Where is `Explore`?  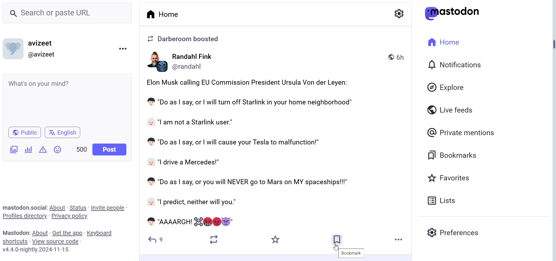 Explore is located at coordinates (444, 88).